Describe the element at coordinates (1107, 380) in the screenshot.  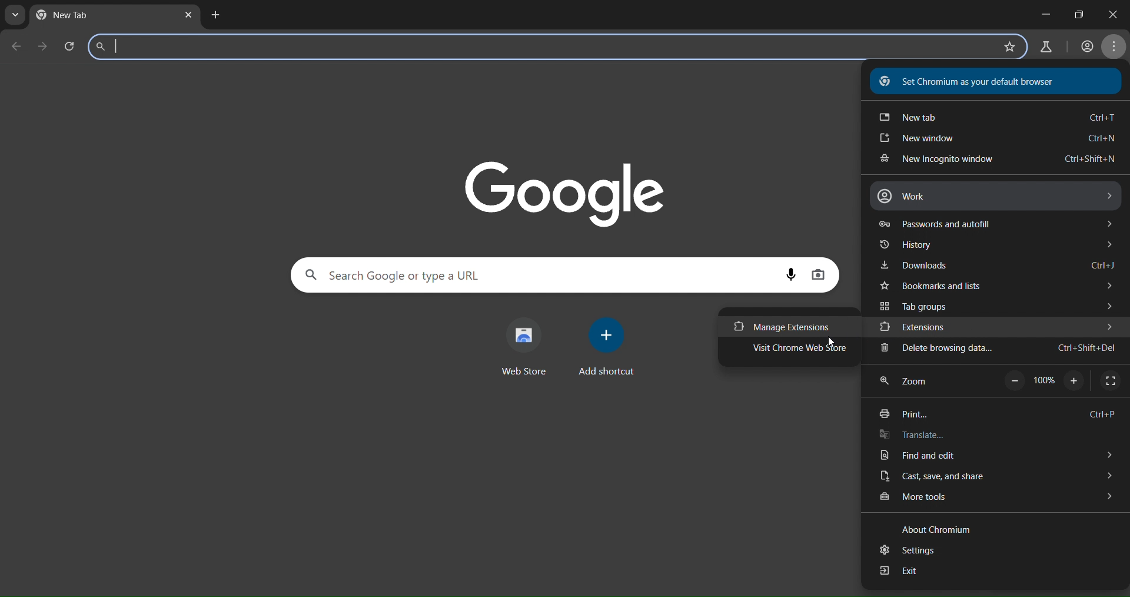
I see `full screen` at that location.